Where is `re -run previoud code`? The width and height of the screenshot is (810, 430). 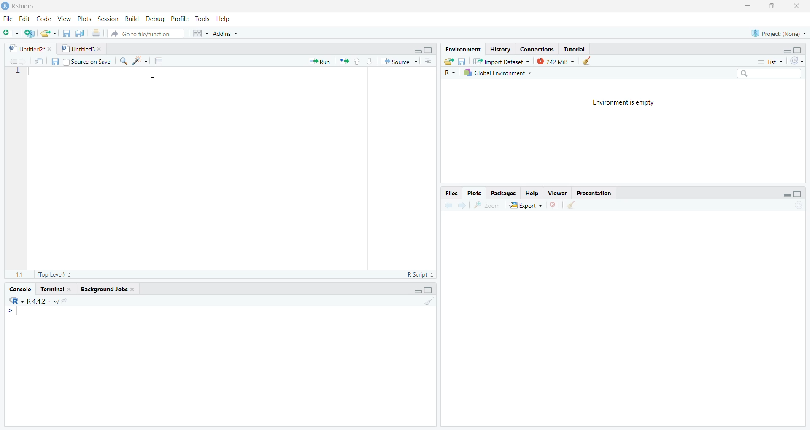 re -run previoud code is located at coordinates (344, 61).